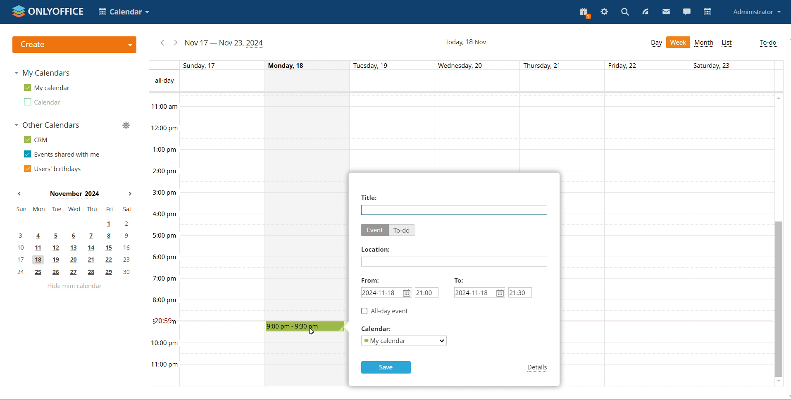 The width and height of the screenshot is (791, 400). I want to click on manage, so click(126, 124).